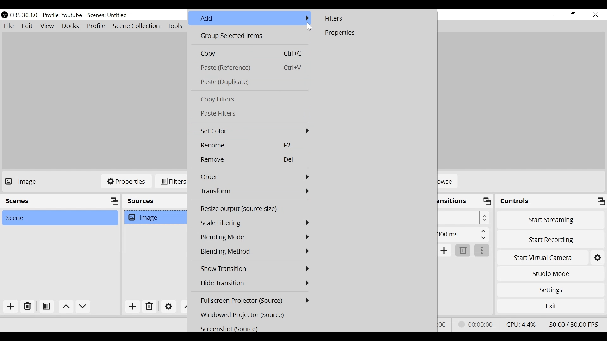 The image size is (607, 341). What do you see at coordinates (28, 307) in the screenshot?
I see `Delete` at bounding box center [28, 307].